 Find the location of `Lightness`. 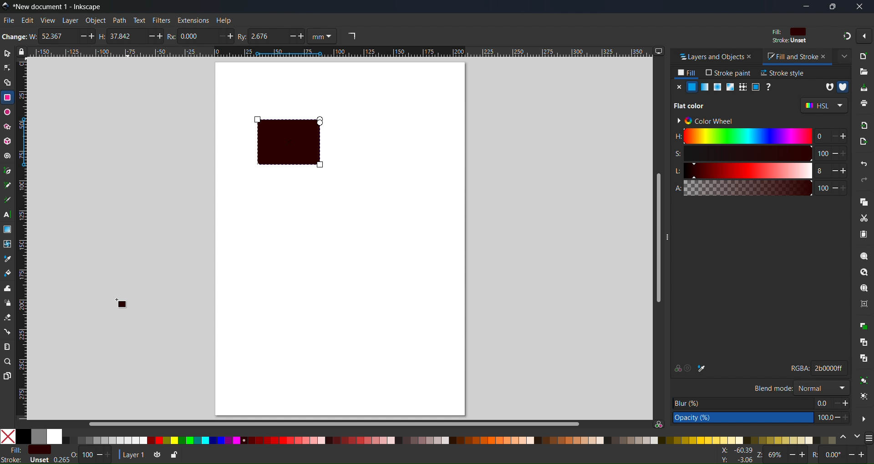

Lightness is located at coordinates (742, 171).